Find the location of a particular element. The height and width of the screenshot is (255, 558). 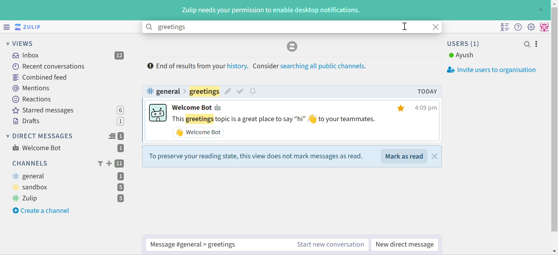

5 is located at coordinates (121, 199).